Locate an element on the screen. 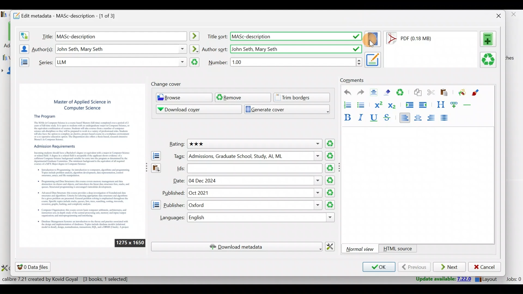 The width and height of the screenshot is (523, 294). Next is located at coordinates (450, 267).